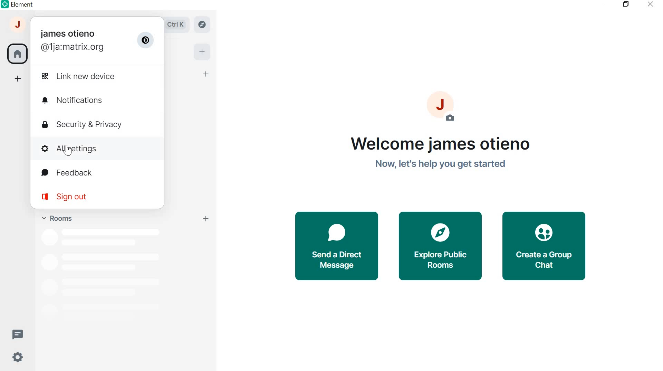  What do you see at coordinates (648, 4) in the screenshot?
I see `CLOSE` at bounding box center [648, 4].